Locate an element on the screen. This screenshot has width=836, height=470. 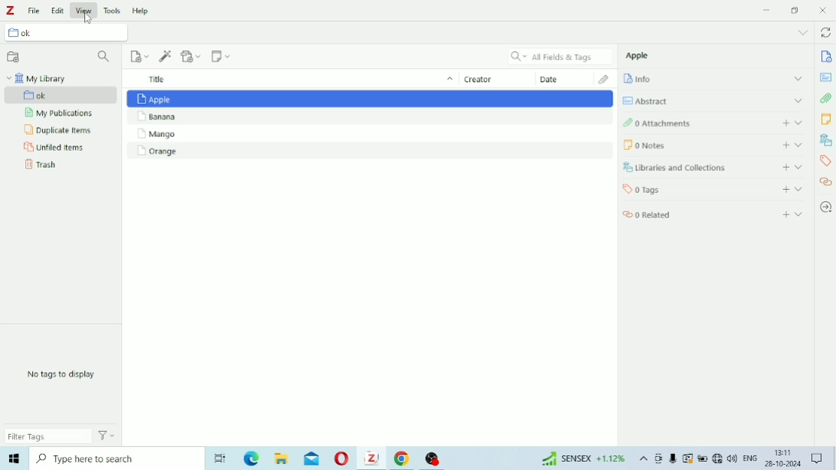
Opera browser is located at coordinates (340, 460).